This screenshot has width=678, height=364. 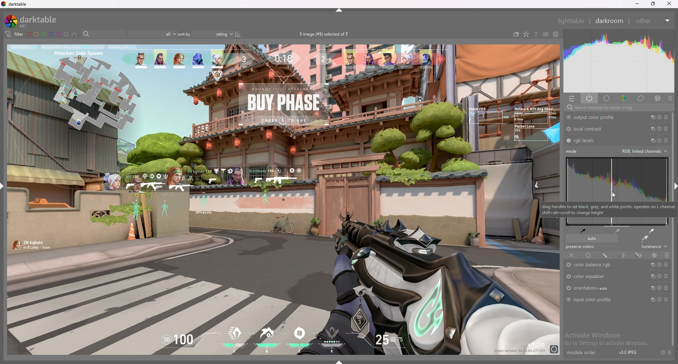 What do you see at coordinates (621, 255) in the screenshot?
I see `parametric mask` at bounding box center [621, 255].